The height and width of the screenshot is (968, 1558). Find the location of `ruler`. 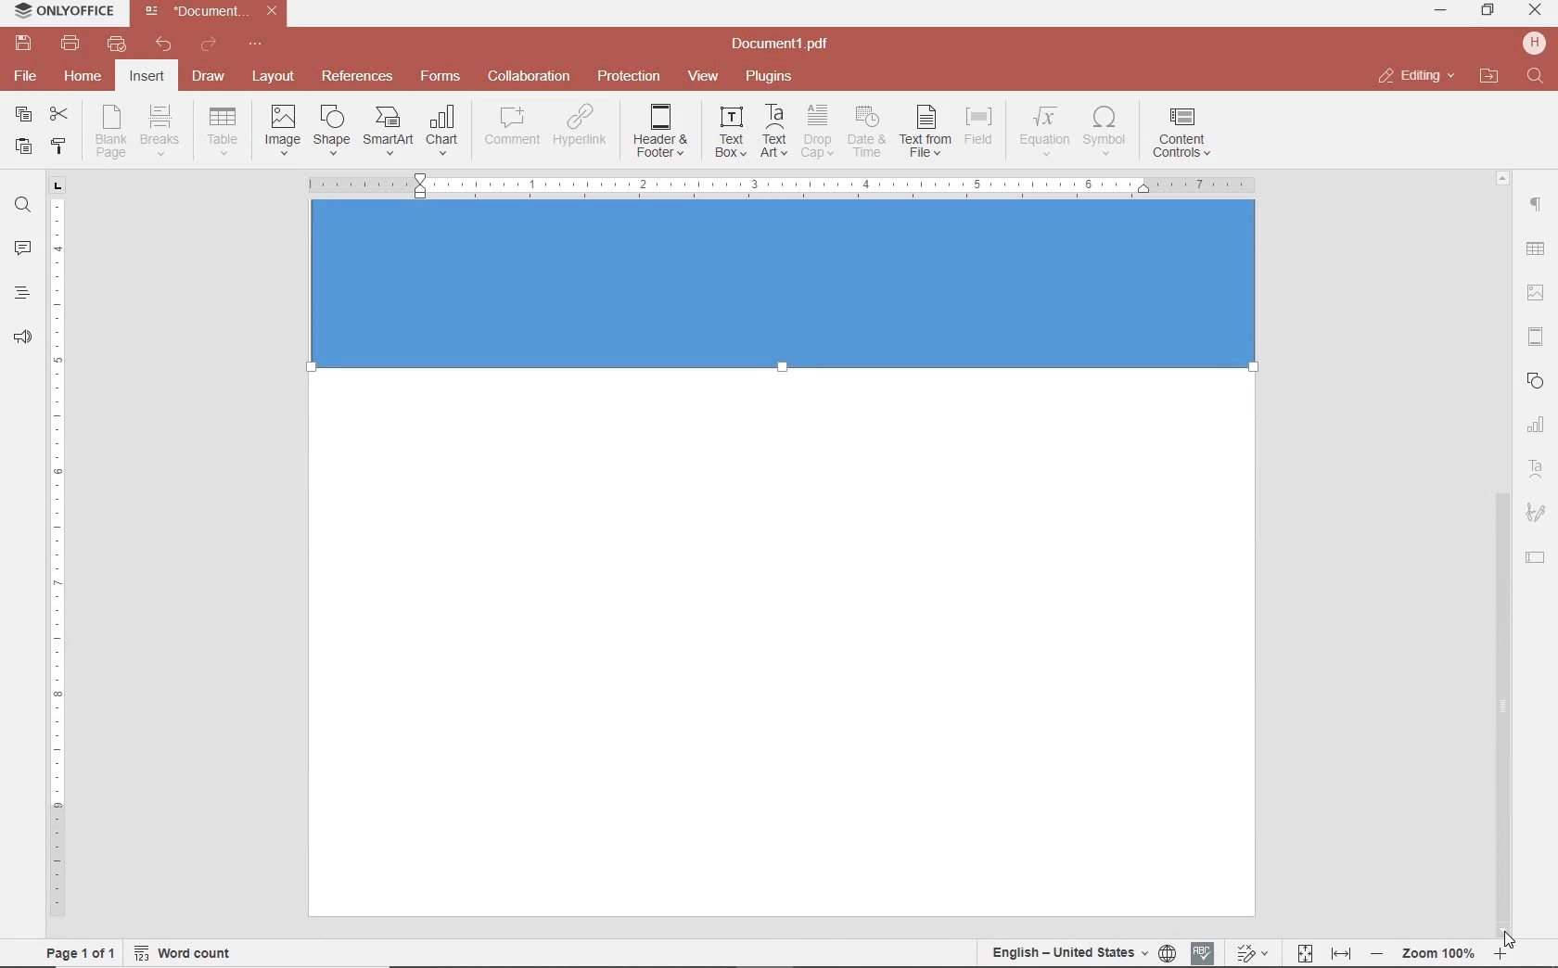

ruler is located at coordinates (58, 567).